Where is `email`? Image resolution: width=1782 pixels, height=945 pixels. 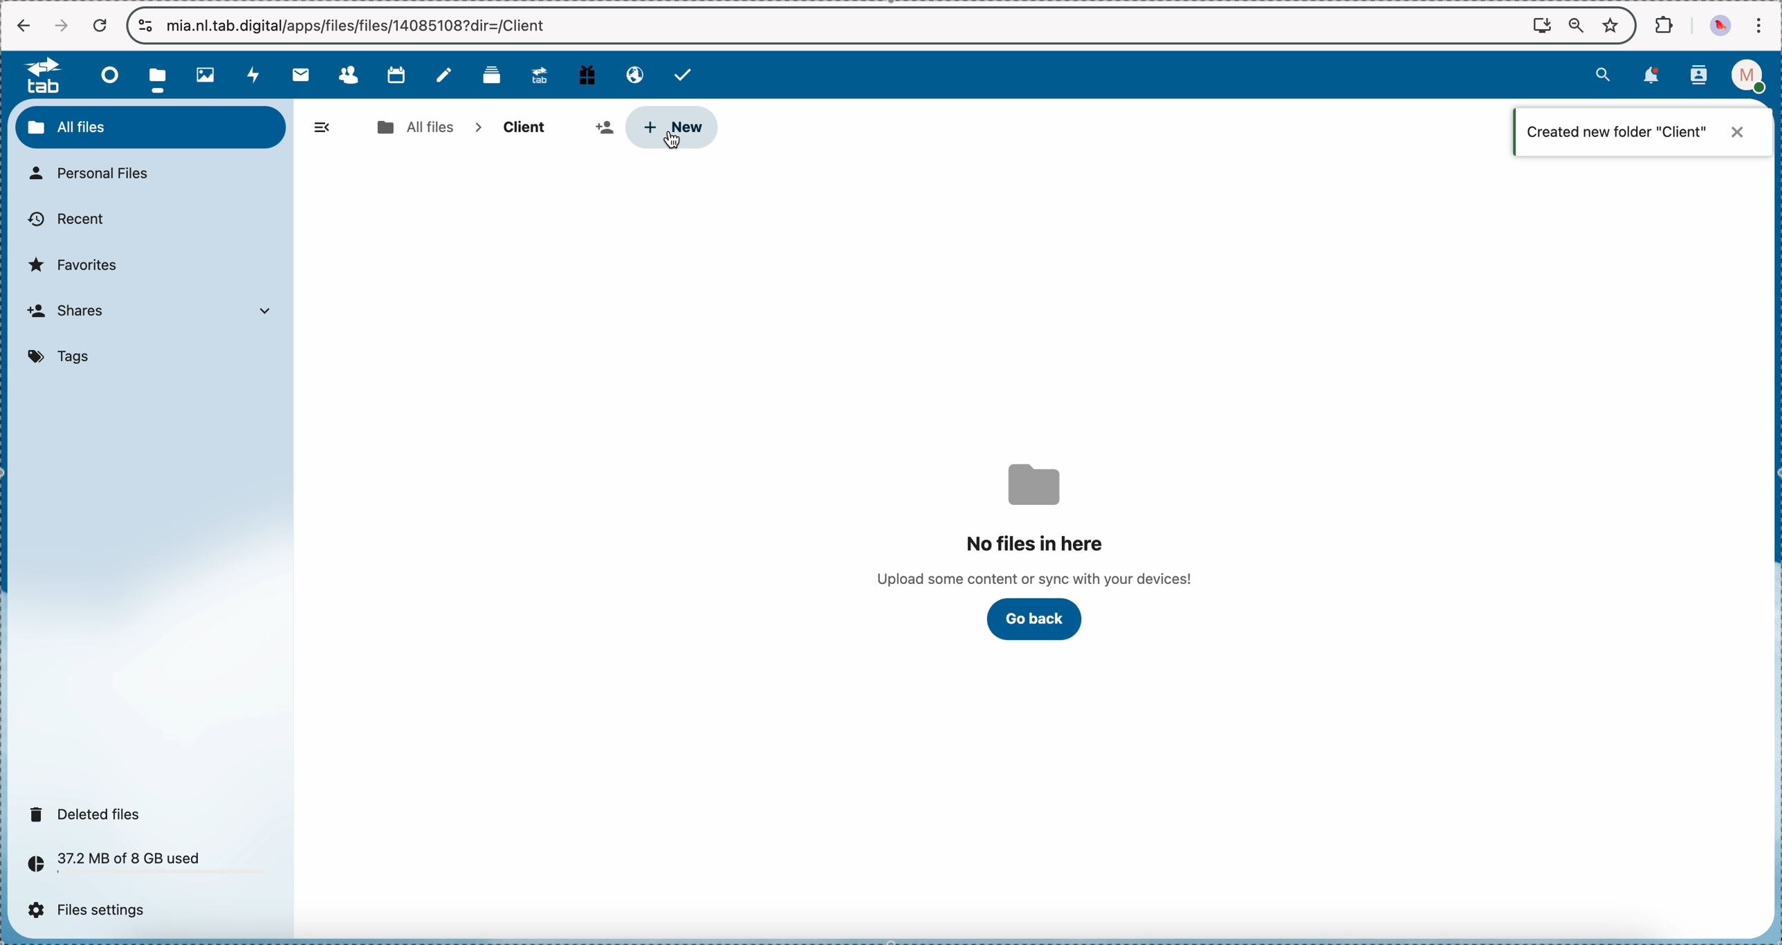
email is located at coordinates (632, 73).